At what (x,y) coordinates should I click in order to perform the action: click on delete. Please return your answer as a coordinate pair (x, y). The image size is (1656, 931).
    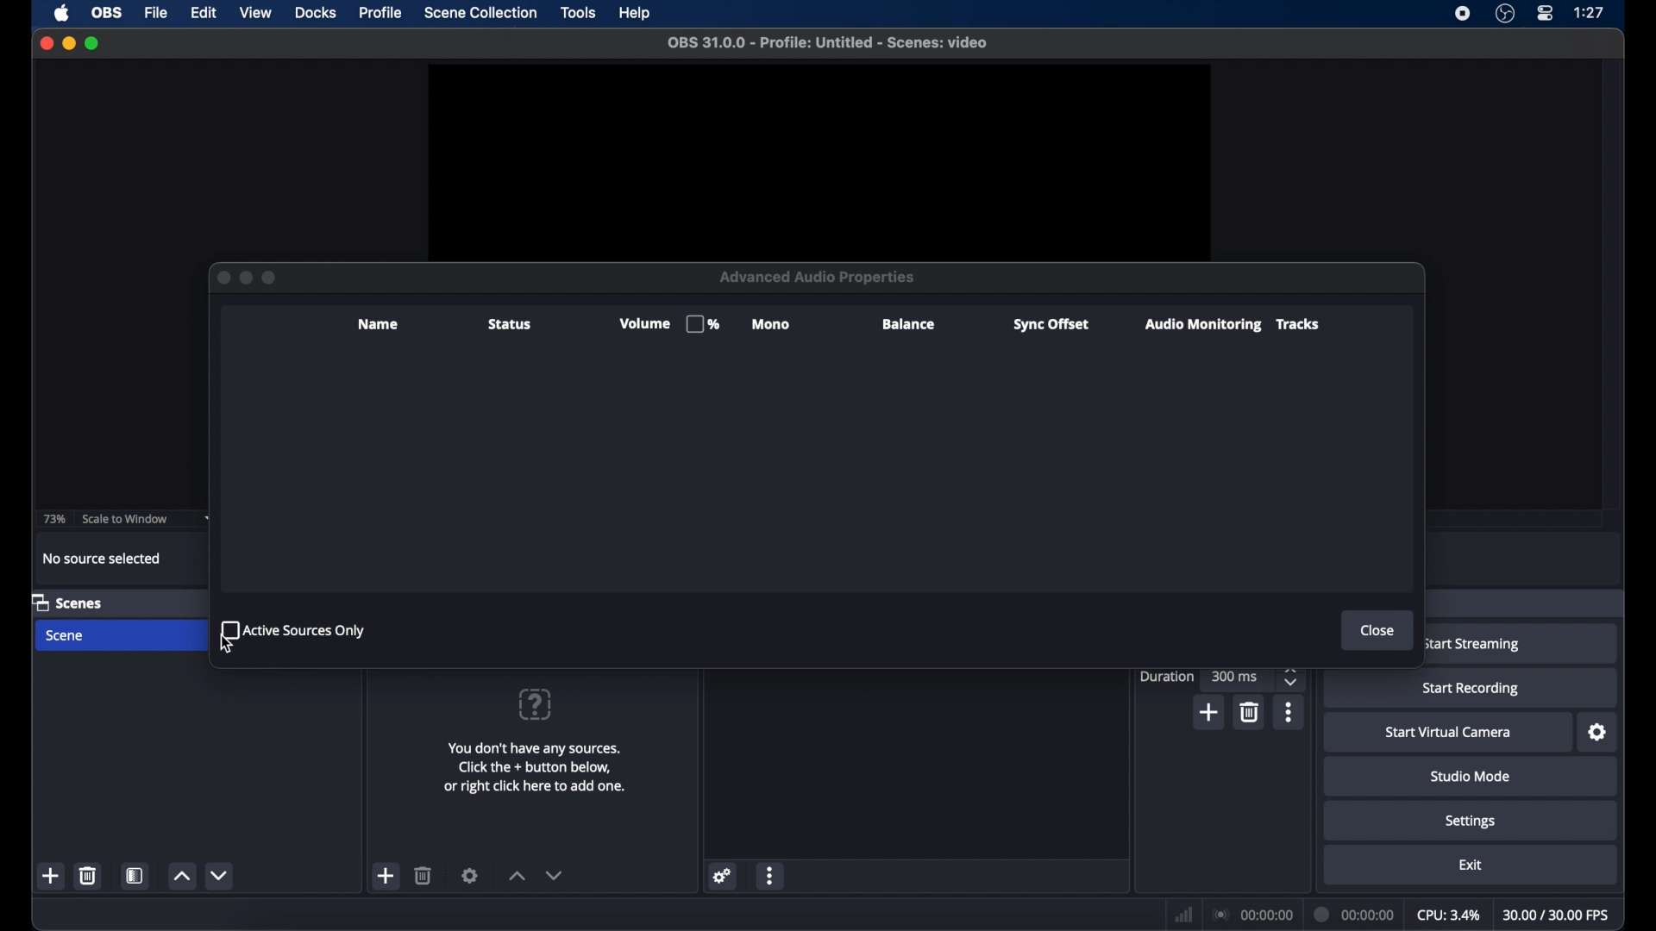
    Looking at the image, I should click on (89, 876).